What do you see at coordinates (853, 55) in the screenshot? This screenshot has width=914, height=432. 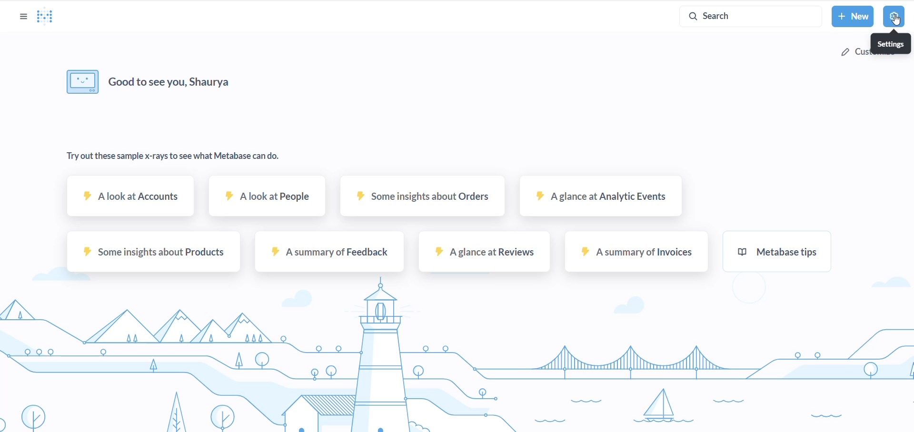 I see `customize button` at bounding box center [853, 55].